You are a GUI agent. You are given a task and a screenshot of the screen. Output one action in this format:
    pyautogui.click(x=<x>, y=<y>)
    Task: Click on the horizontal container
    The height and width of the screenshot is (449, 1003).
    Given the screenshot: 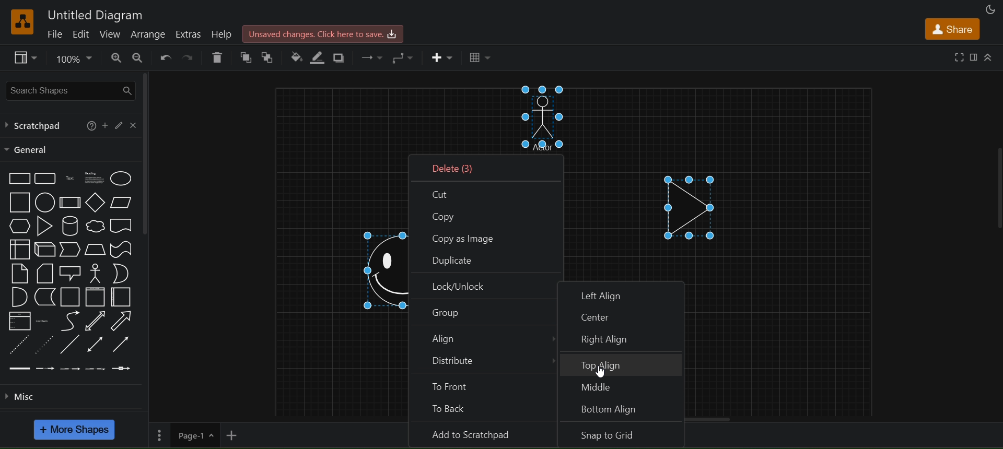 What is the action you would take?
    pyautogui.click(x=121, y=297)
    